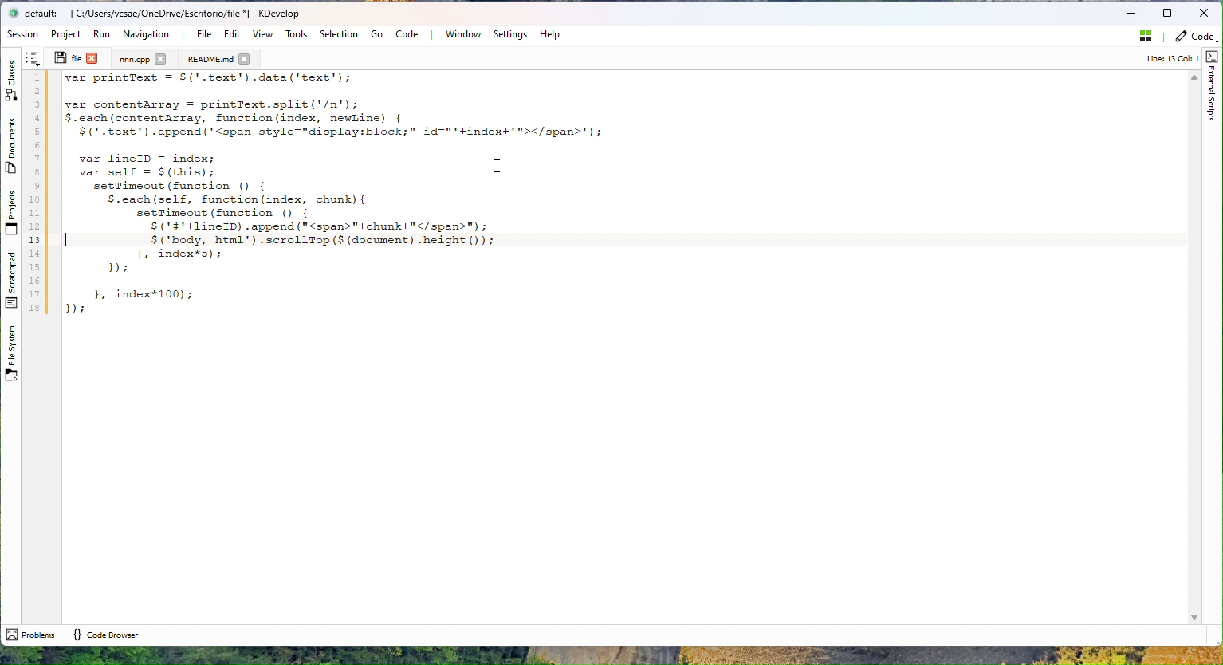 This screenshot has height=665, width=1223. Describe the element at coordinates (171, 14) in the screenshot. I see `application name` at that location.